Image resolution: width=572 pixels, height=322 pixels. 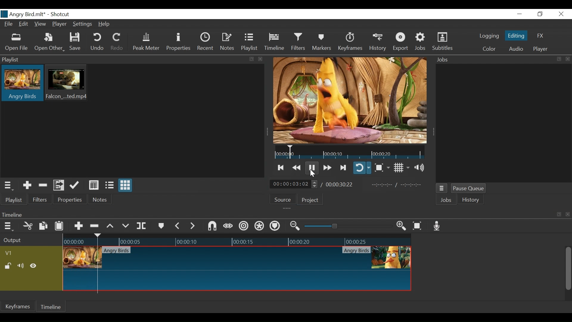 What do you see at coordinates (110, 226) in the screenshot?
I see `Lift` at bounding box center [110, 226].